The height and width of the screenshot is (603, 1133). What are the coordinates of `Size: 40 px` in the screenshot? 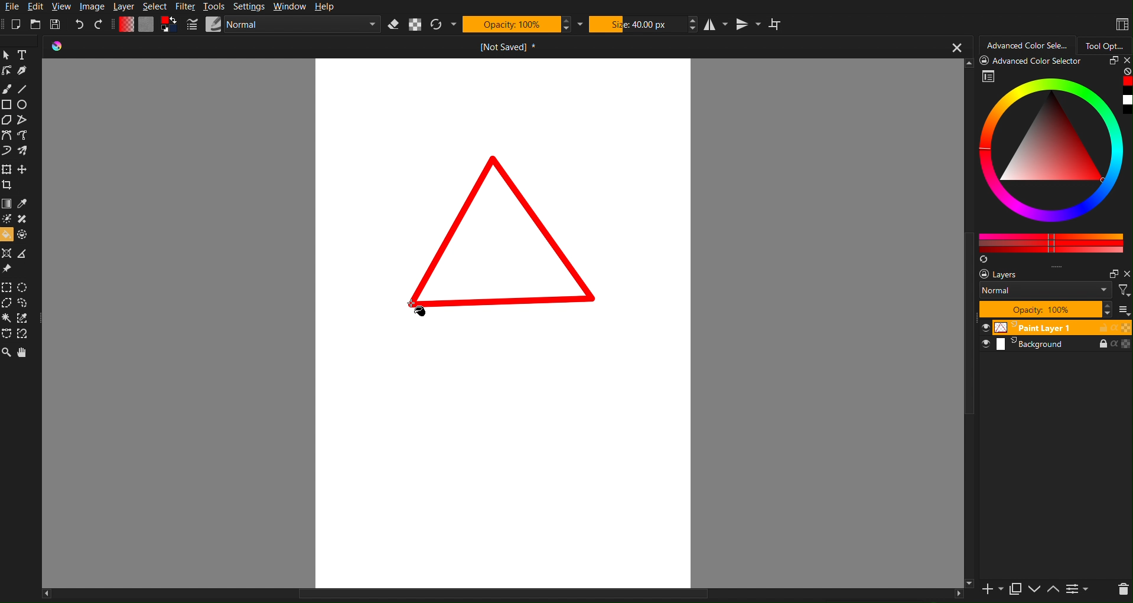 It's located at (637, 24).